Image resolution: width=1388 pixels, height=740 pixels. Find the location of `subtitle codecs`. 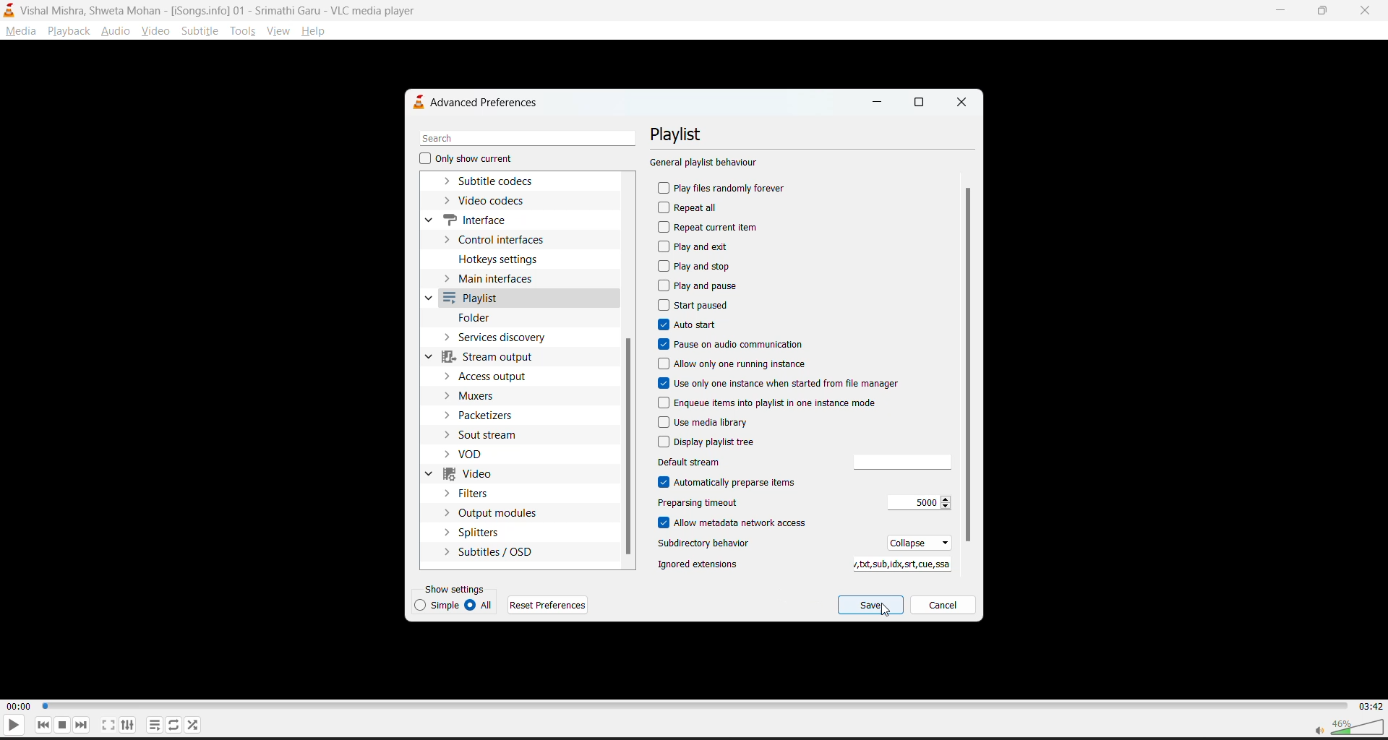

subtitle codecs is located at coordinates (499, 182).